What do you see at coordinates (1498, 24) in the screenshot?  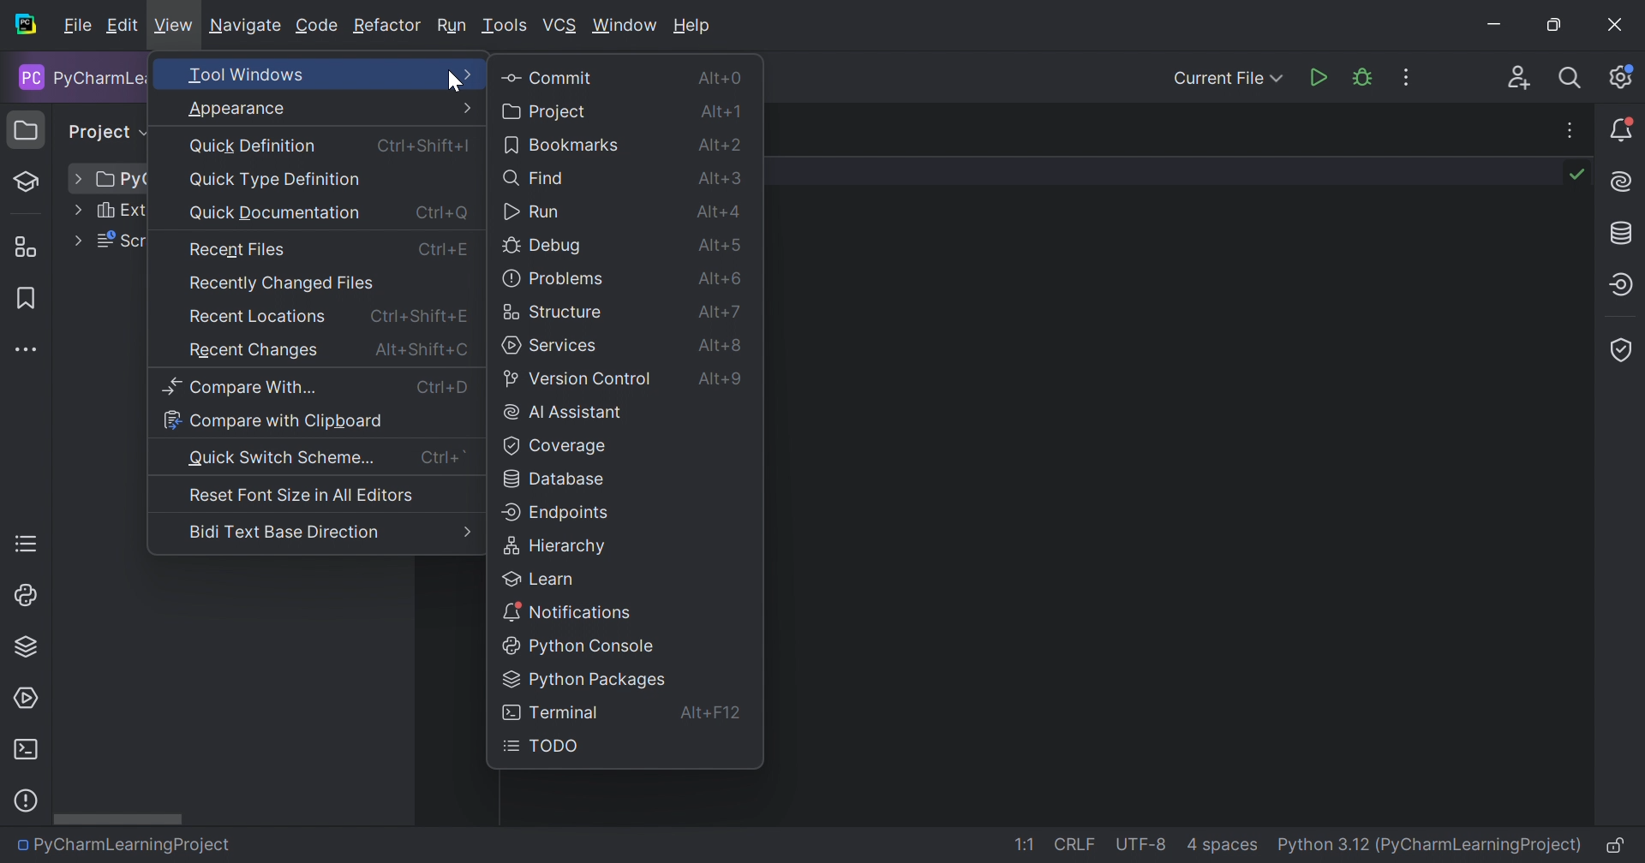 I see `Minimize` at bounding box center [1498, 24].